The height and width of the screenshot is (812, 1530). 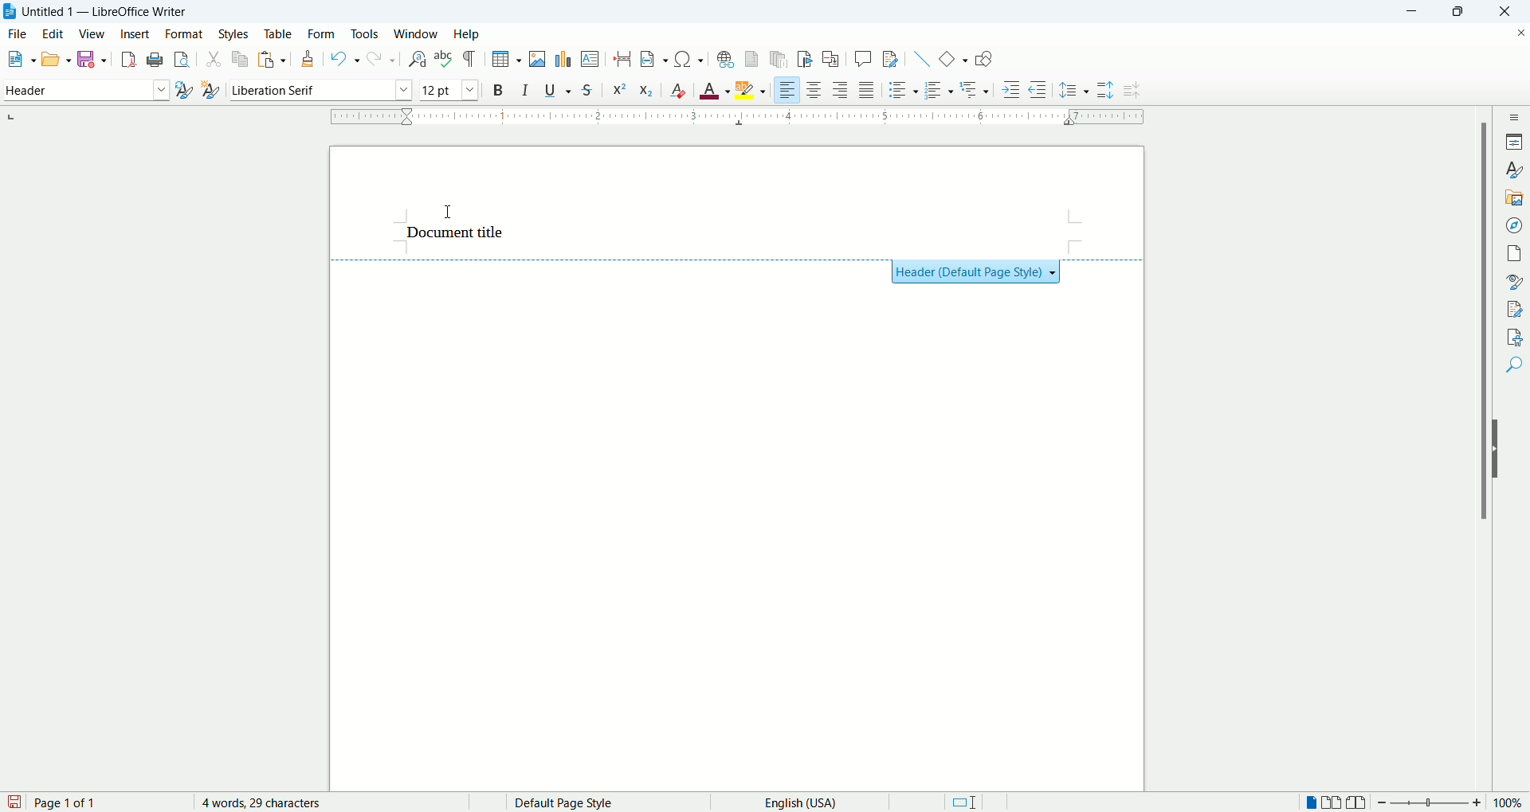 I want to click on align center, so click(x=813, y=89).